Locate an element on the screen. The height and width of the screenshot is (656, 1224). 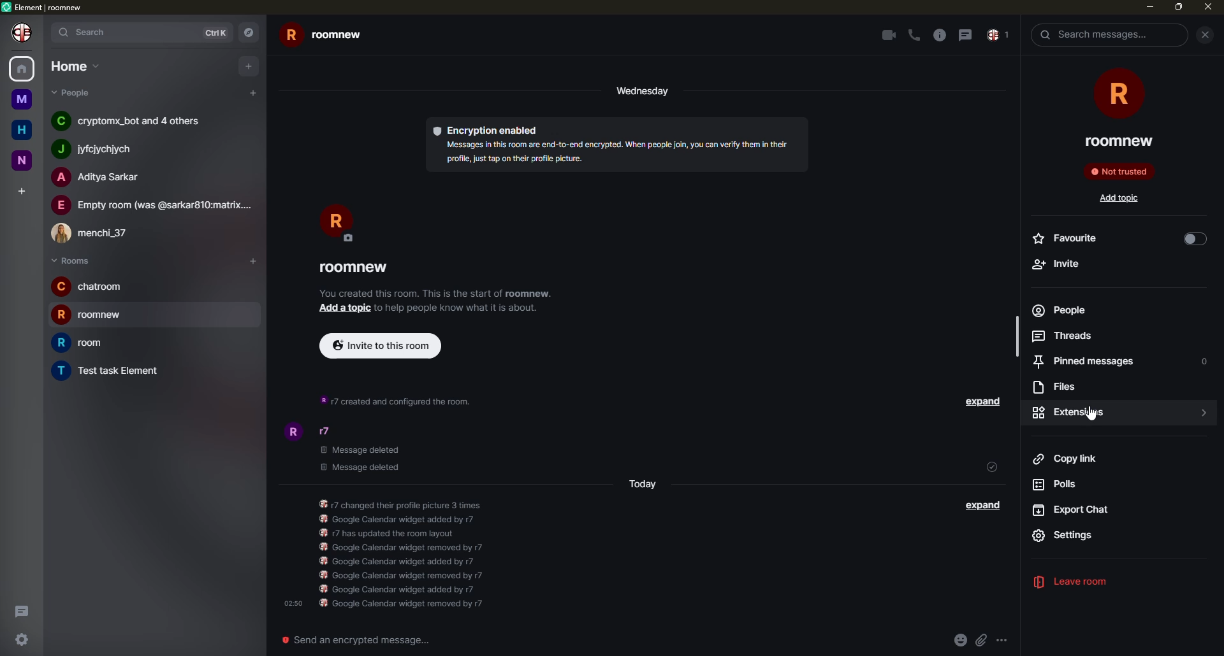
room is located at coordinates (22, 100).